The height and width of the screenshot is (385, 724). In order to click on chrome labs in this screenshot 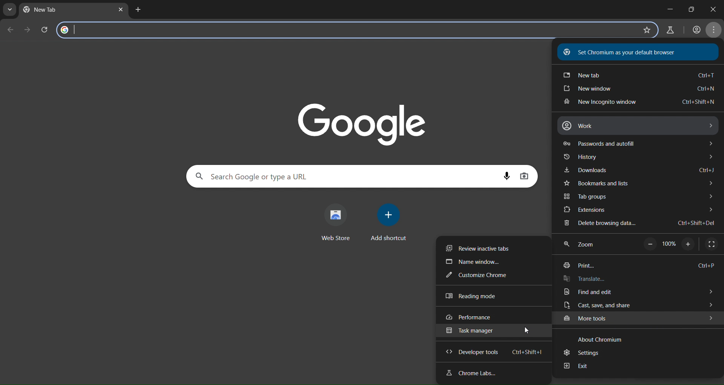, I will do `click(470, 374)`.